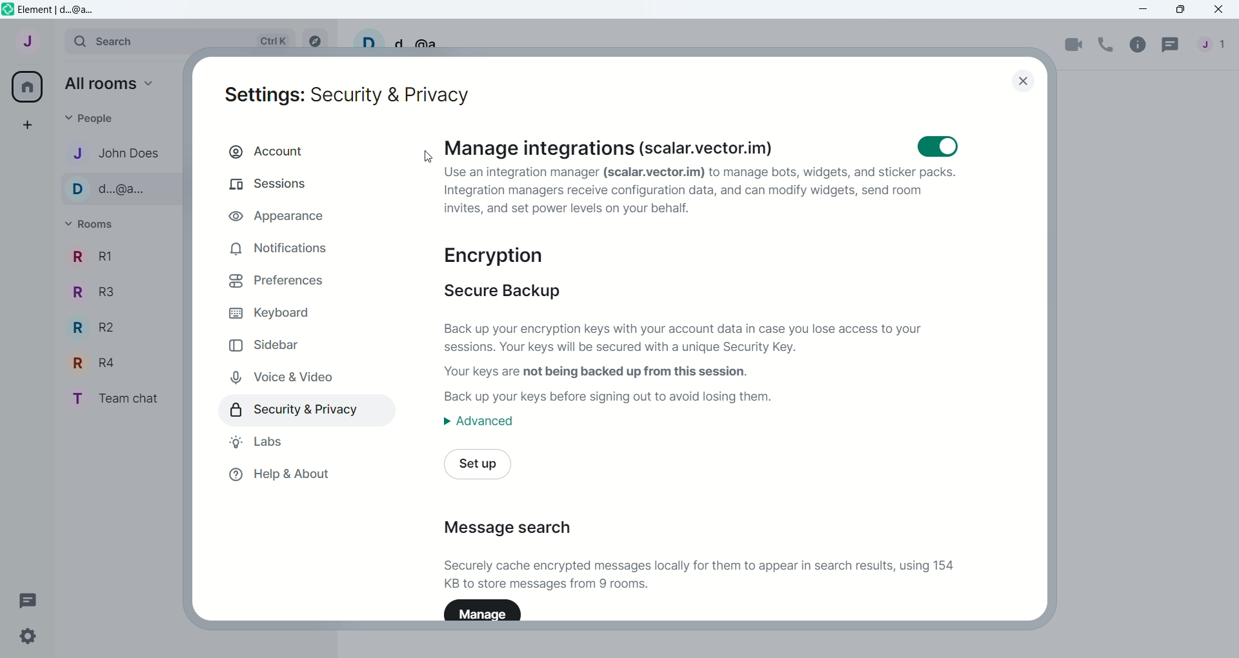 The height and width of the screenshot is (658, 1239). I want to click on Manage, so click(481, 615).